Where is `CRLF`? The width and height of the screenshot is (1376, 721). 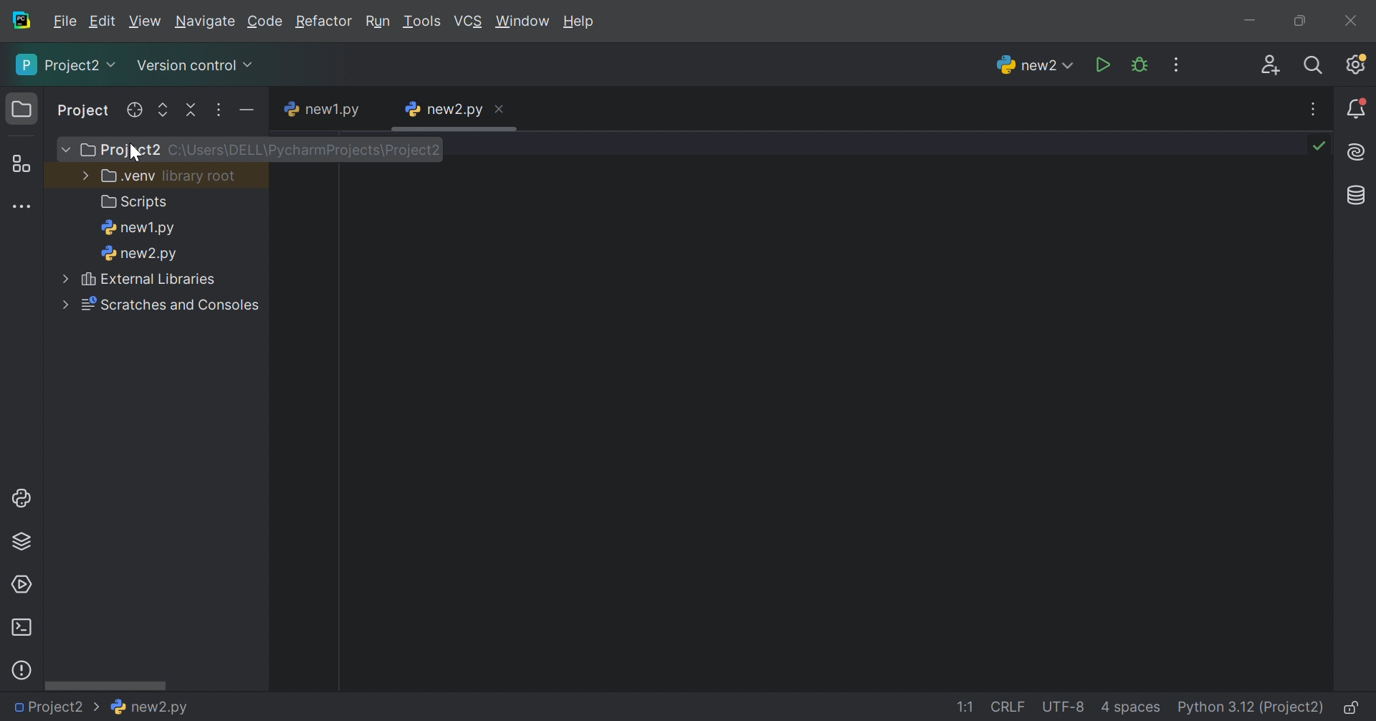
CRLF is located at coordinates (1007, 706).